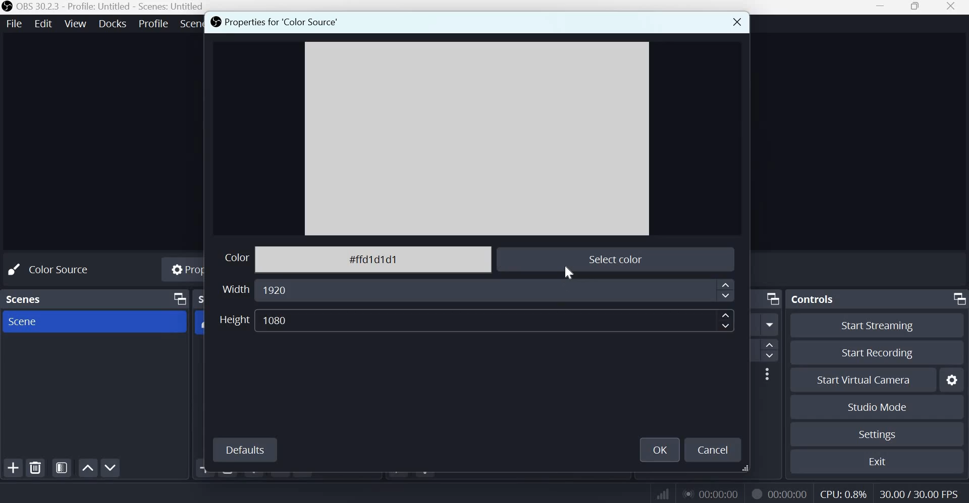 This screenshot has height=503, width=969. I want to click on Scene, so click(22, 322).